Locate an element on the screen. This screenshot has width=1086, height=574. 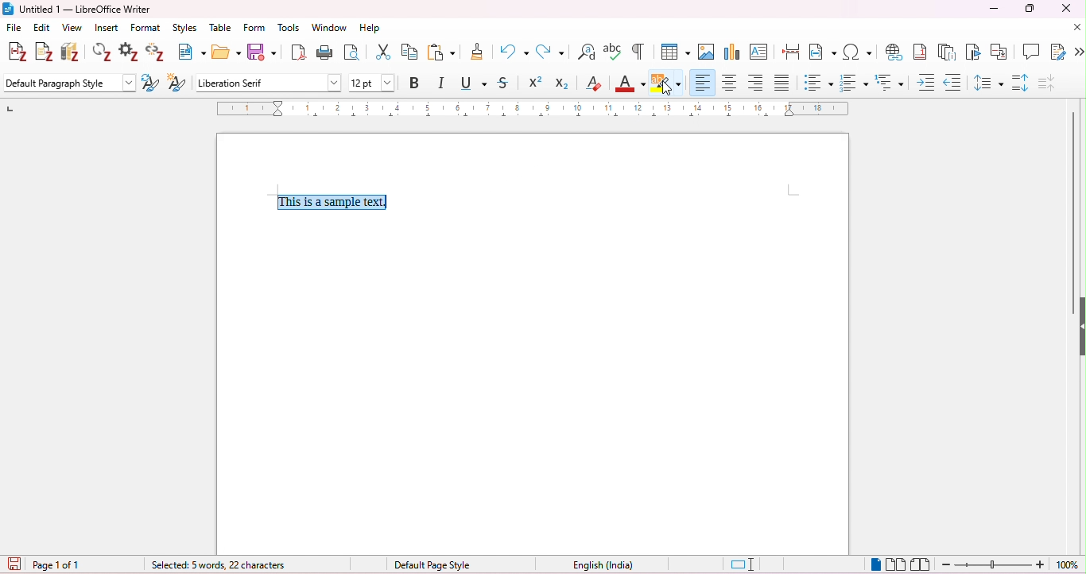
strike through is located at coordinates (503, 83).